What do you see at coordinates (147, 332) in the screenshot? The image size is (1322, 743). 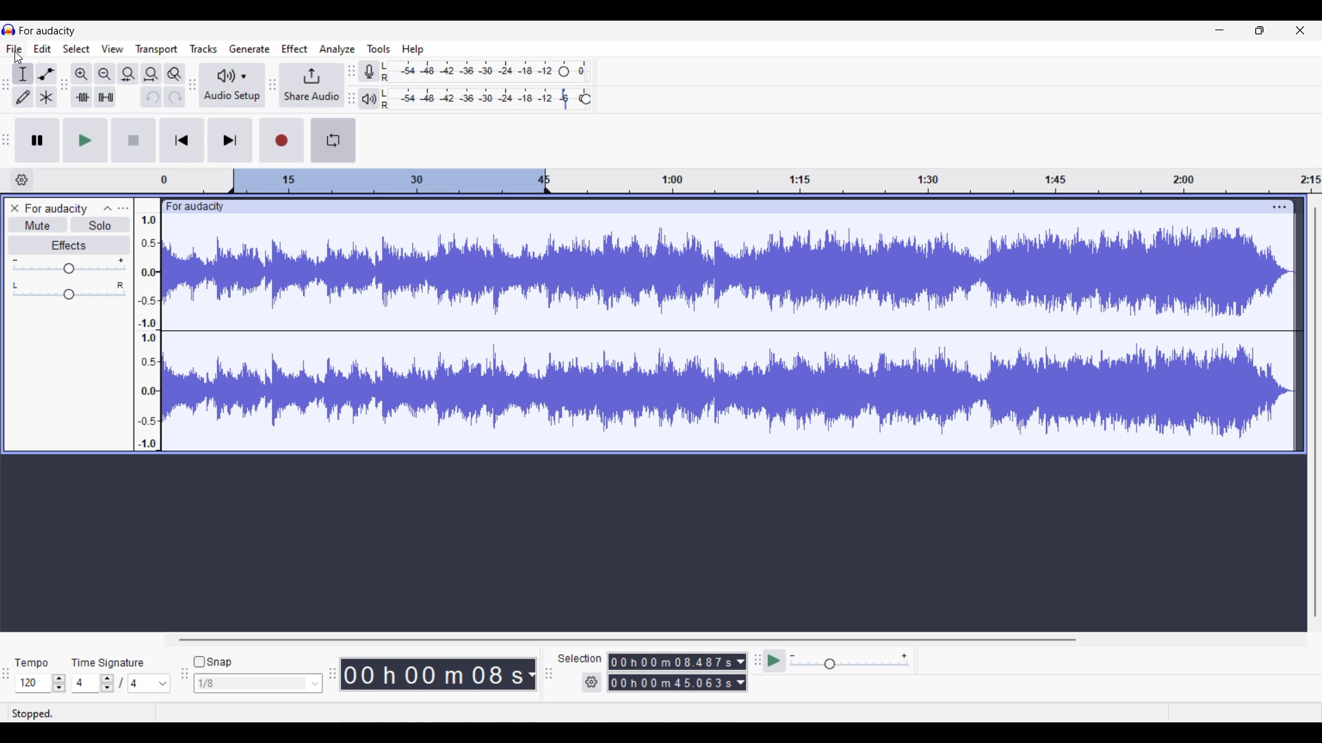 I see `Scale to measure intensty if sound` at bounding box center [147, 332].